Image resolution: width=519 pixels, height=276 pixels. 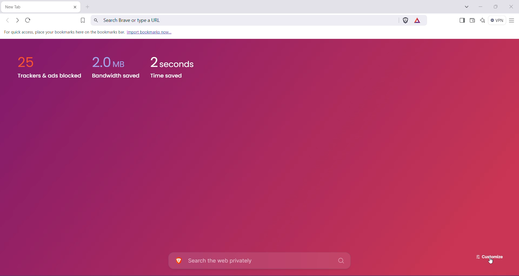 I want to click on Leo AI, so click(x=482, y=20).